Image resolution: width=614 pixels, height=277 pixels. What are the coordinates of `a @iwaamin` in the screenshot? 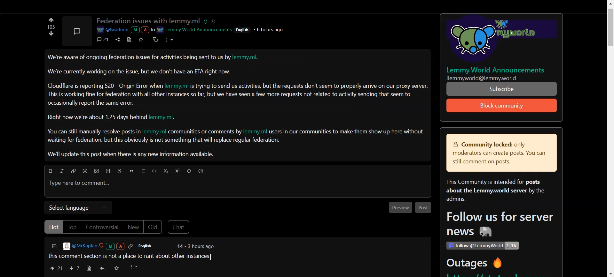 It's located at (125, 30).